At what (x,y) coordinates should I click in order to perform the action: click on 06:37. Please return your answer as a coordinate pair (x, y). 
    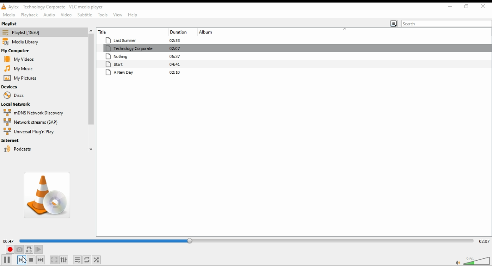
    Looking at the image, I should click on (175, 56).